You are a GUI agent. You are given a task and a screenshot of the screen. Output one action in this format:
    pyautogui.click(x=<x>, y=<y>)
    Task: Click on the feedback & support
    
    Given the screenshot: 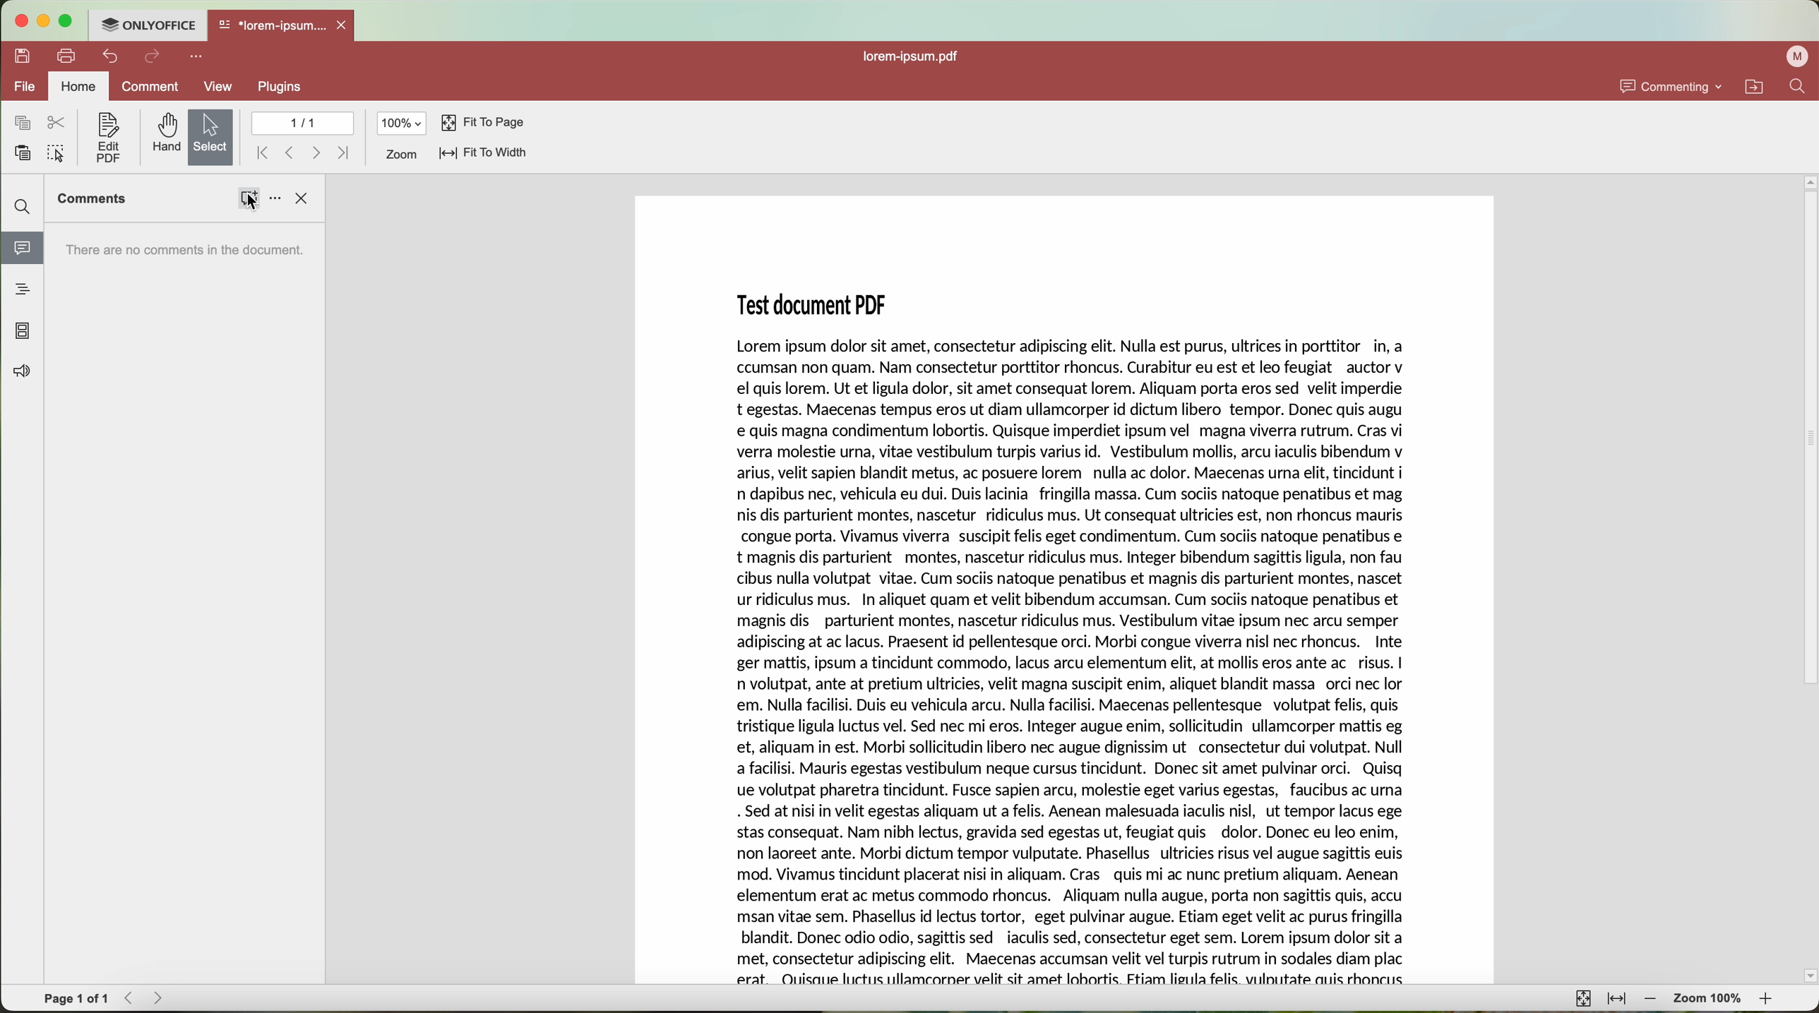 What is the action you would take?
    pyautogui.click(x=23, y=373)
    